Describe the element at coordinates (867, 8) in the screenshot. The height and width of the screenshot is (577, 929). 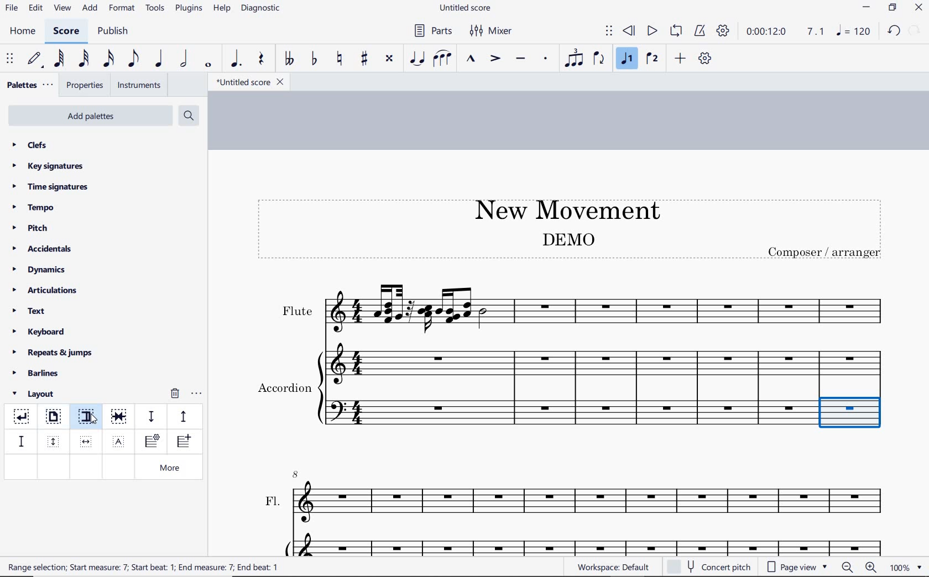
I see `minimize` at that location.